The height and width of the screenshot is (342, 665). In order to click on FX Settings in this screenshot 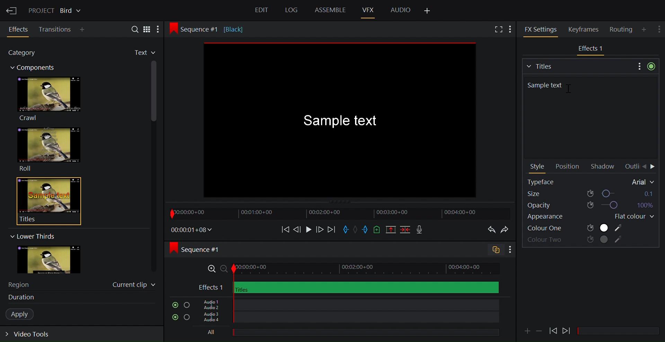, I will do `click(541, 29)`.